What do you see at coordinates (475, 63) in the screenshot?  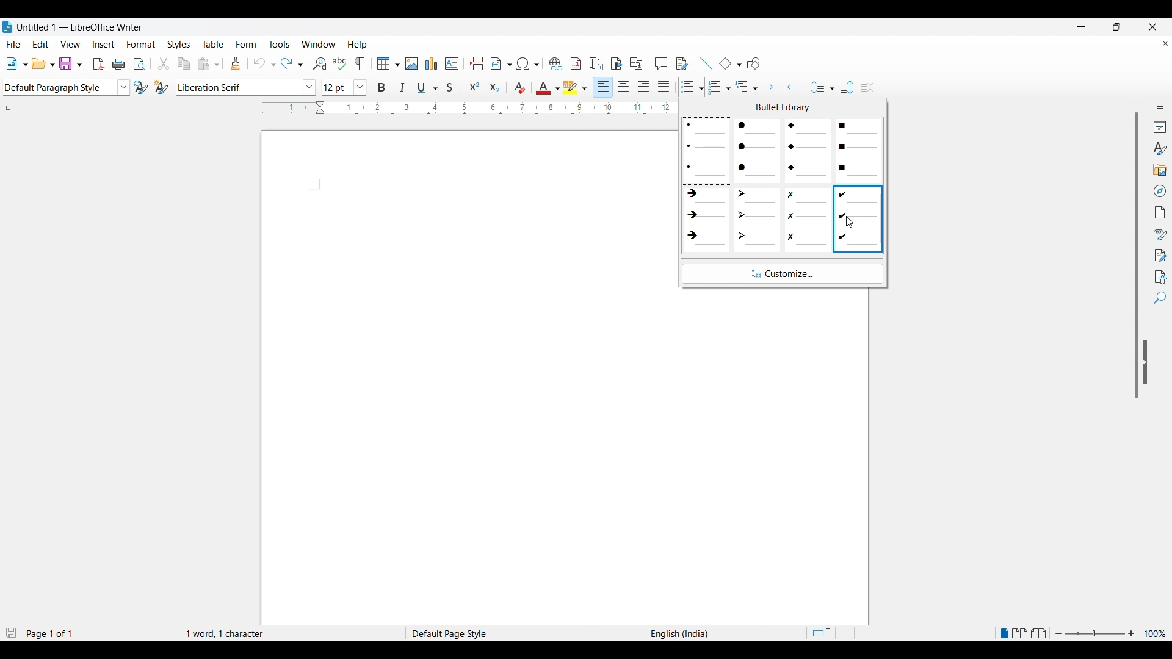 I see `insert page break` at bounding box center [475, 63].